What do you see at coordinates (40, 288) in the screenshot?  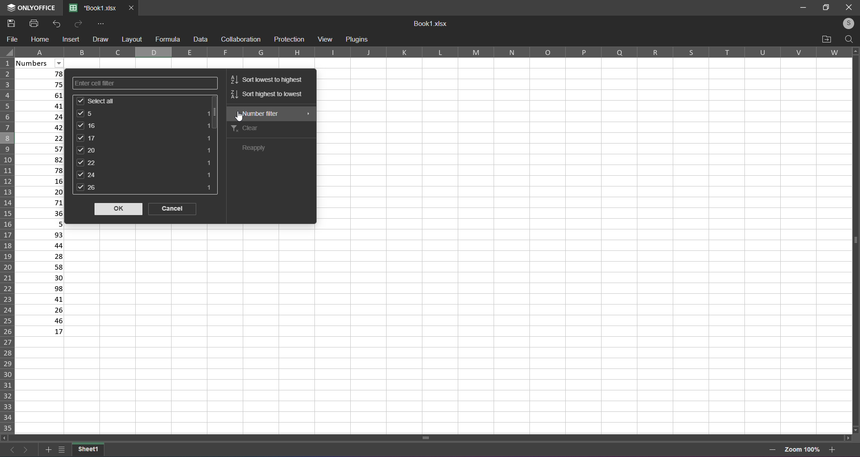 I see `98` at bounding box center [40, 288].